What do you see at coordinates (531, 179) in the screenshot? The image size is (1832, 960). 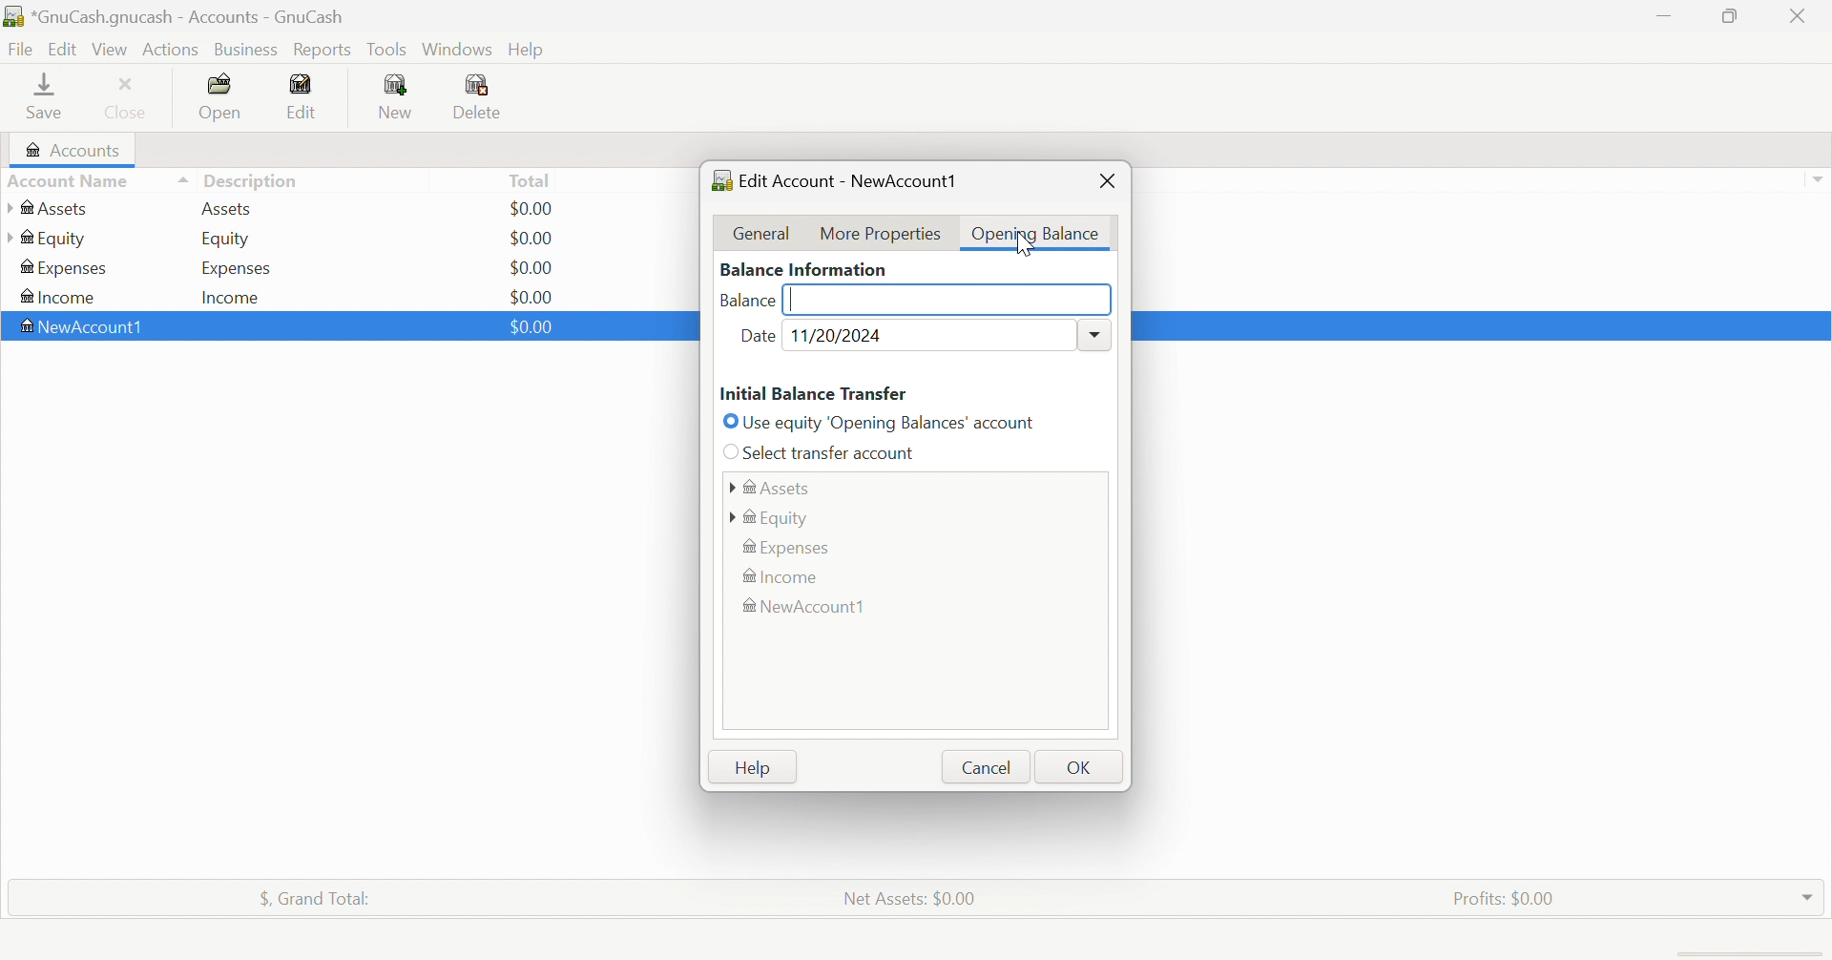 I see `Total` at bounding box center [531, 179].